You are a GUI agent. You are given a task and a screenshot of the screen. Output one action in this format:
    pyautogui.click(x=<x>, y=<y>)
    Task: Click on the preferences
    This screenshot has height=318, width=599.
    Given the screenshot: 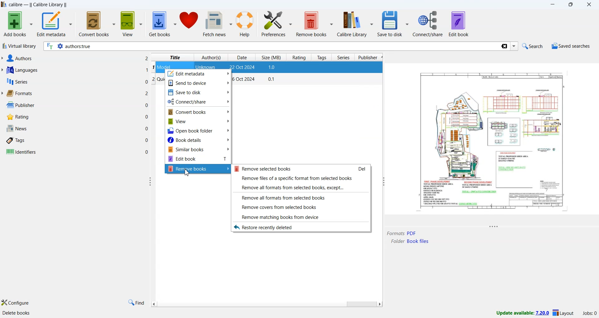 What is the action you would take?
    pyautogui.click(x=277, y=24)
    